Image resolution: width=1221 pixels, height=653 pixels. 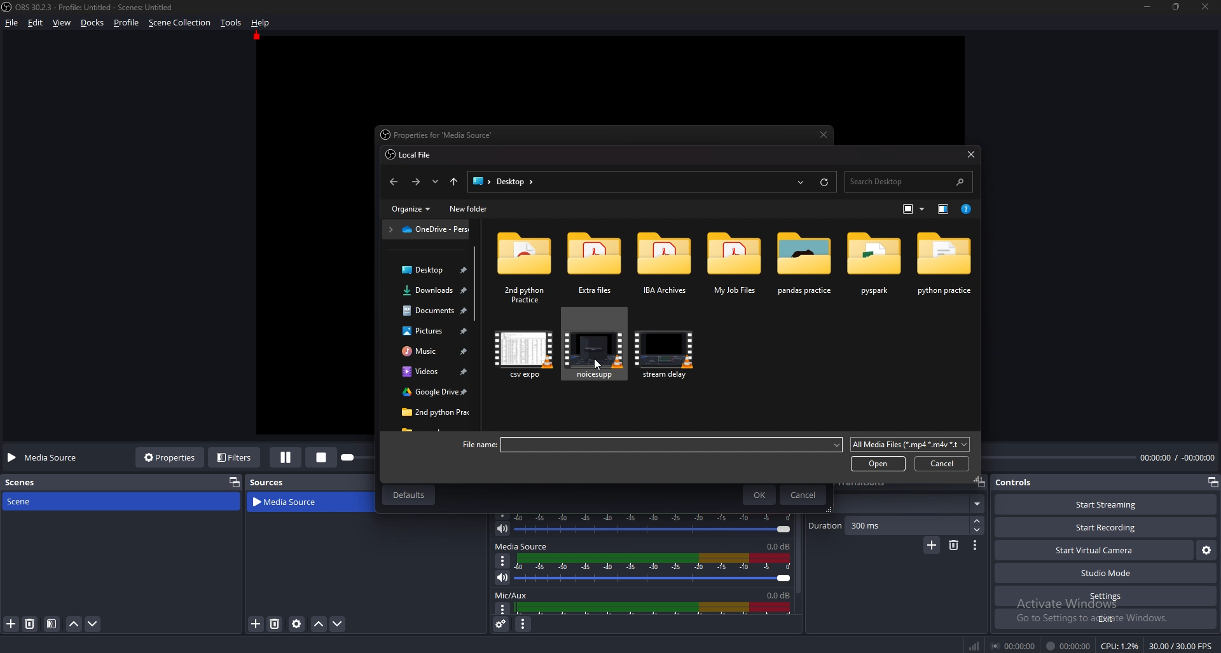 I want to click on video, so click(x=668, y=352).